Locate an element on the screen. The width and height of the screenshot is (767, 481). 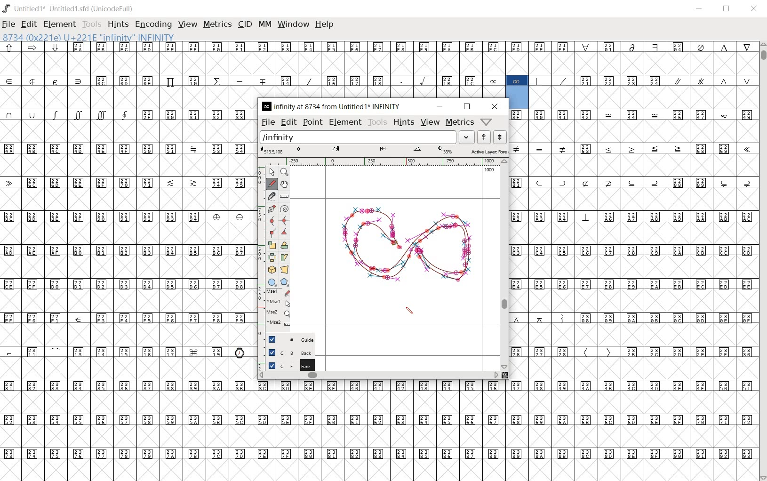
empty glyph slots is located at coordinates (128, 268).